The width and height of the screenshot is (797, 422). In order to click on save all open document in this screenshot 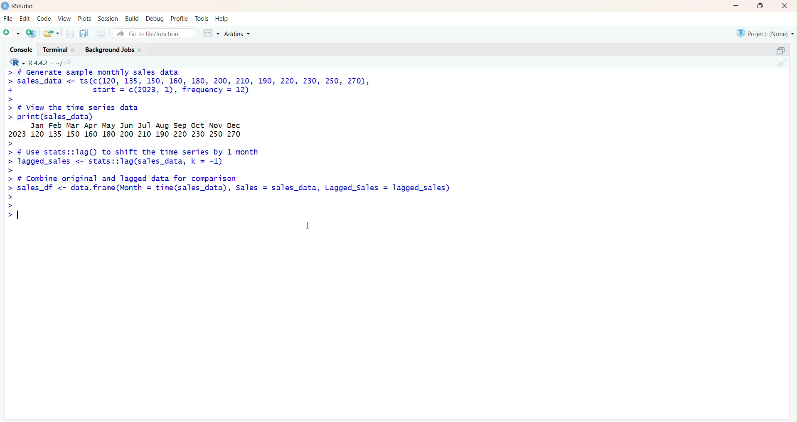, I will do `click(84, 34)`.